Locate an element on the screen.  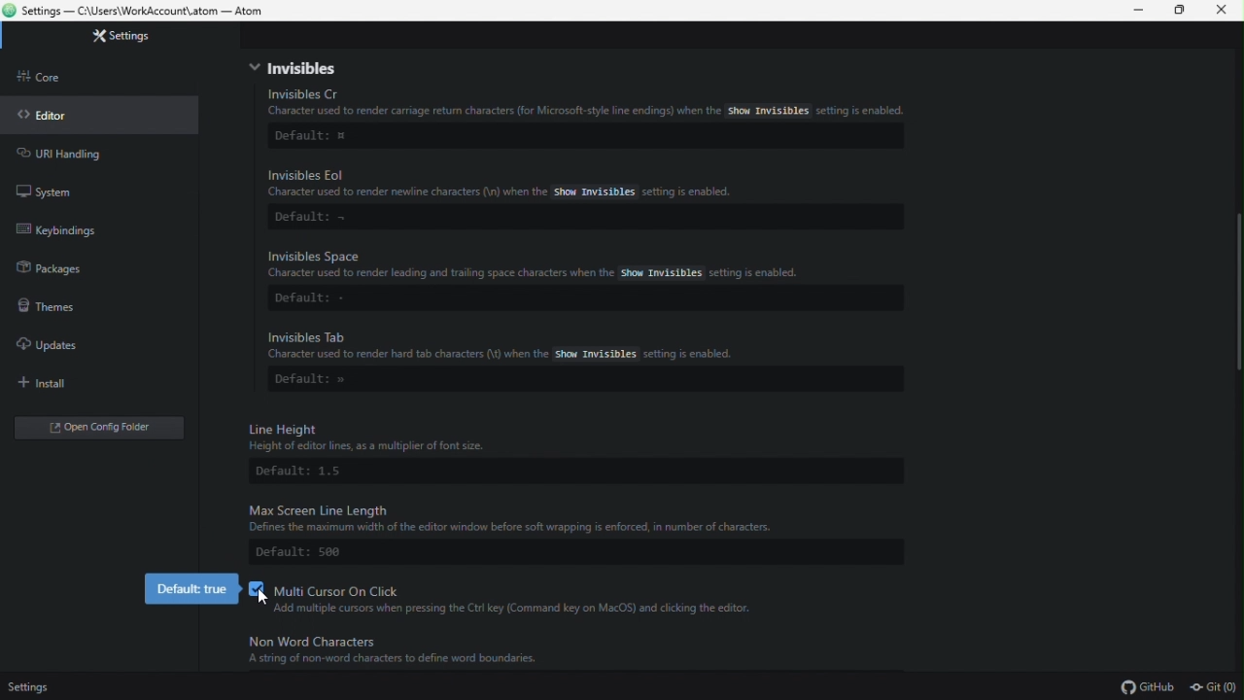
cursor is located at coordinates (259, 593).